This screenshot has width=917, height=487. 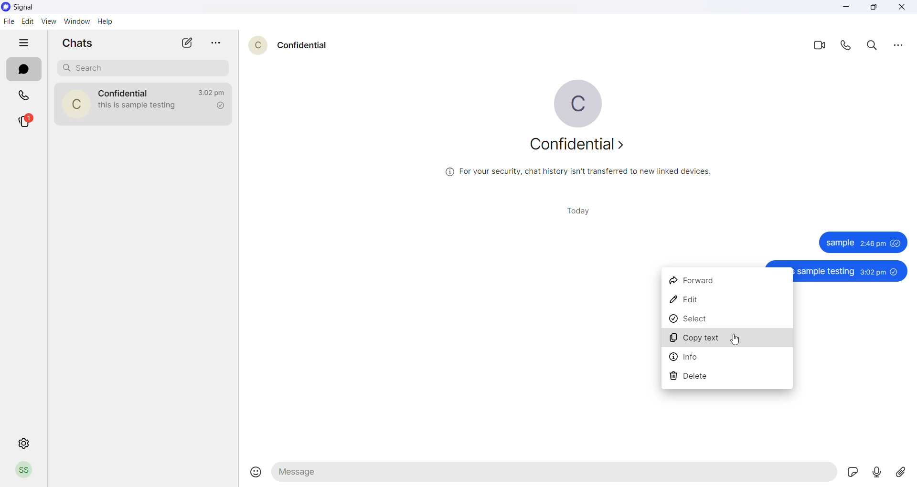 I want to click on message text area, so click(x=554, y=474).